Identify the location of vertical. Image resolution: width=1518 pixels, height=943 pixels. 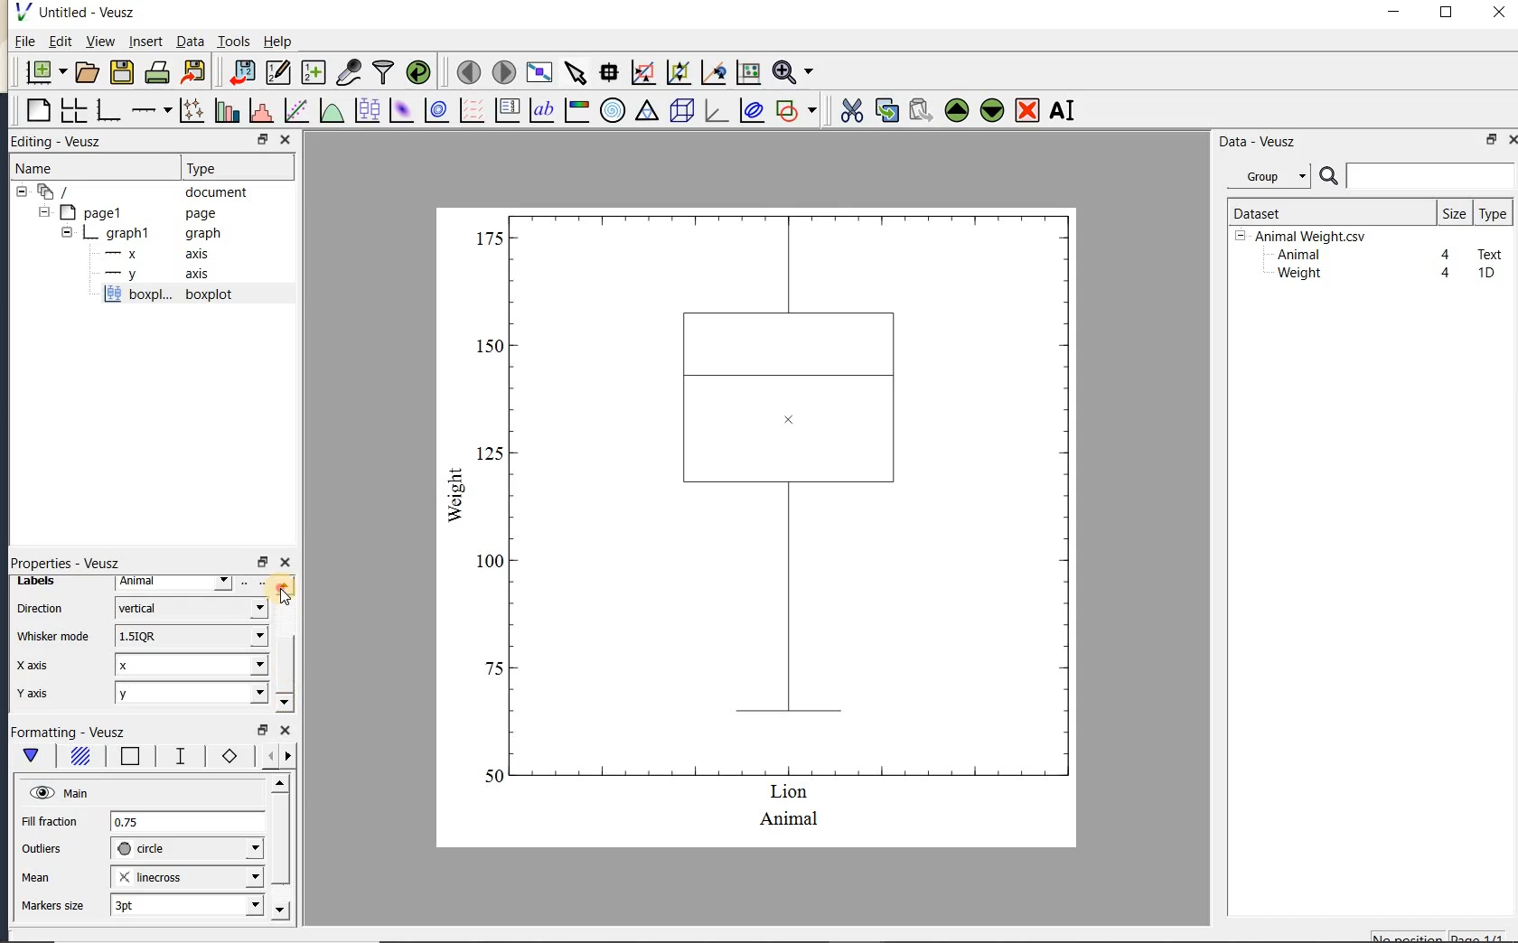
(190, 606).